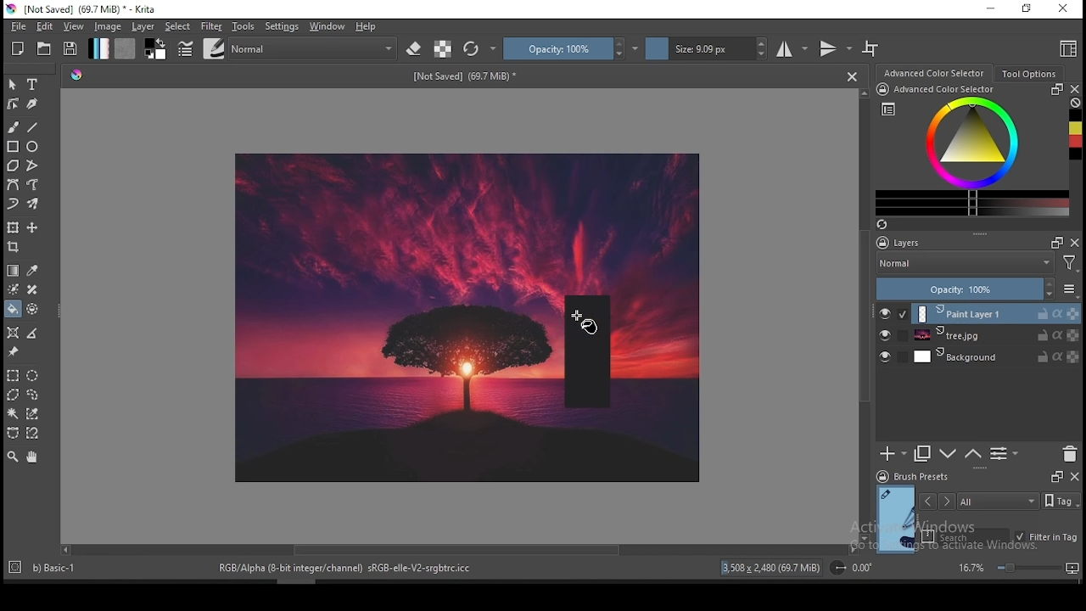 The height and width of the screenshot is (611, 1086). Describe the element at coordinates (992, 10) in the screenshot. I see `minimize` at that location.